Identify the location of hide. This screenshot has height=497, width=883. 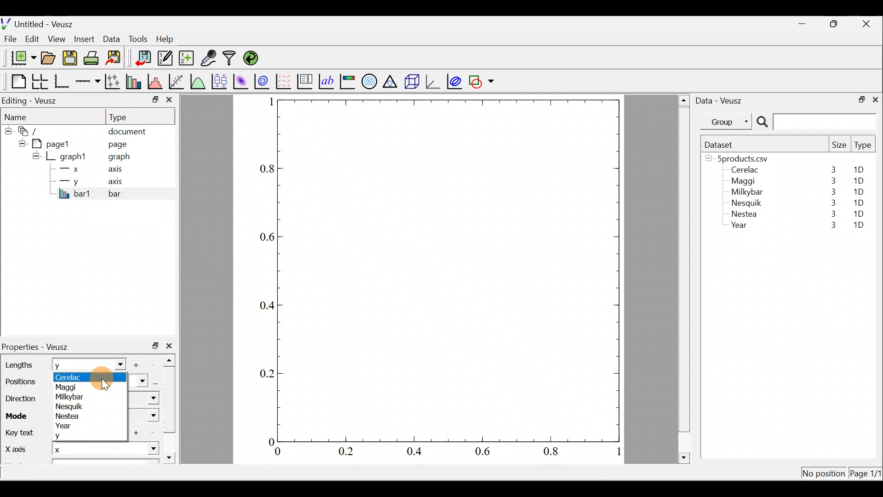
(20, 142).